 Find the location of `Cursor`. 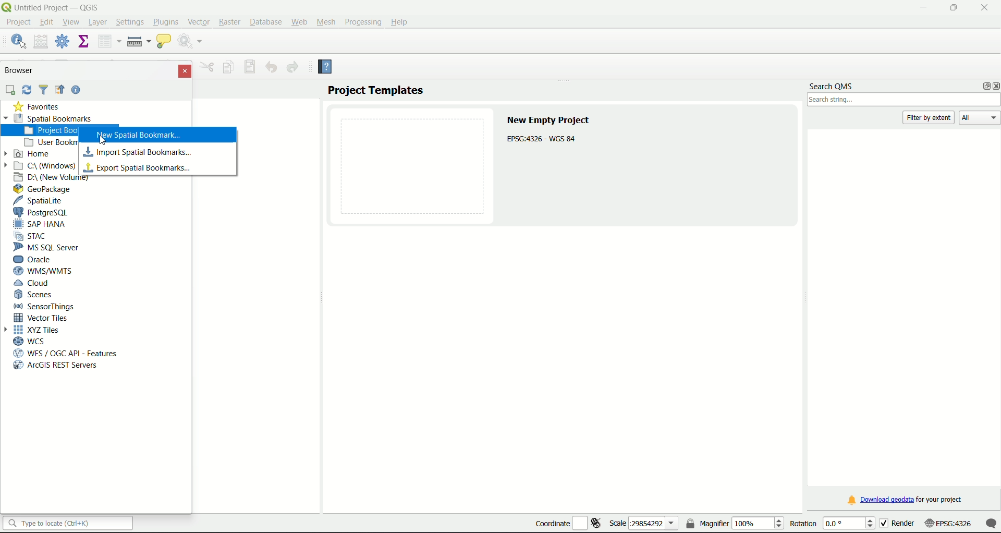

Cursor is located at coordinates (101, 142).